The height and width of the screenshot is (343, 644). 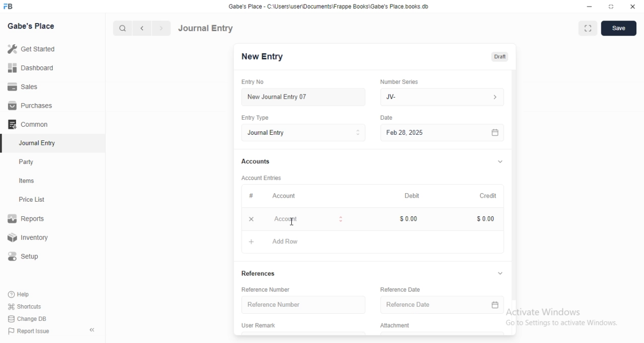 What do you see at coordinates (28, 331) in the screenshot?
I see `‘Report Issue` at bounding box center [28, 331].